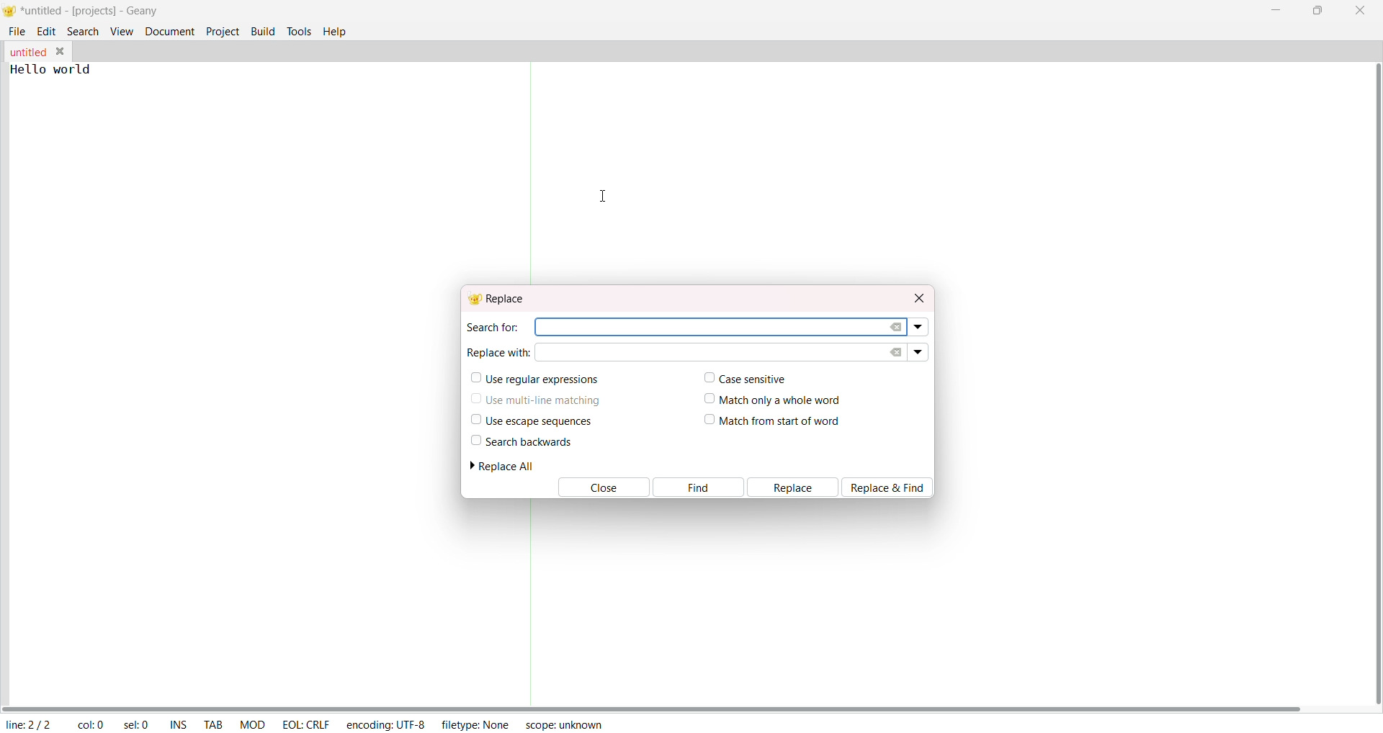 The image size is (1383, 733). I want to click on tab name, so click(27, 52).